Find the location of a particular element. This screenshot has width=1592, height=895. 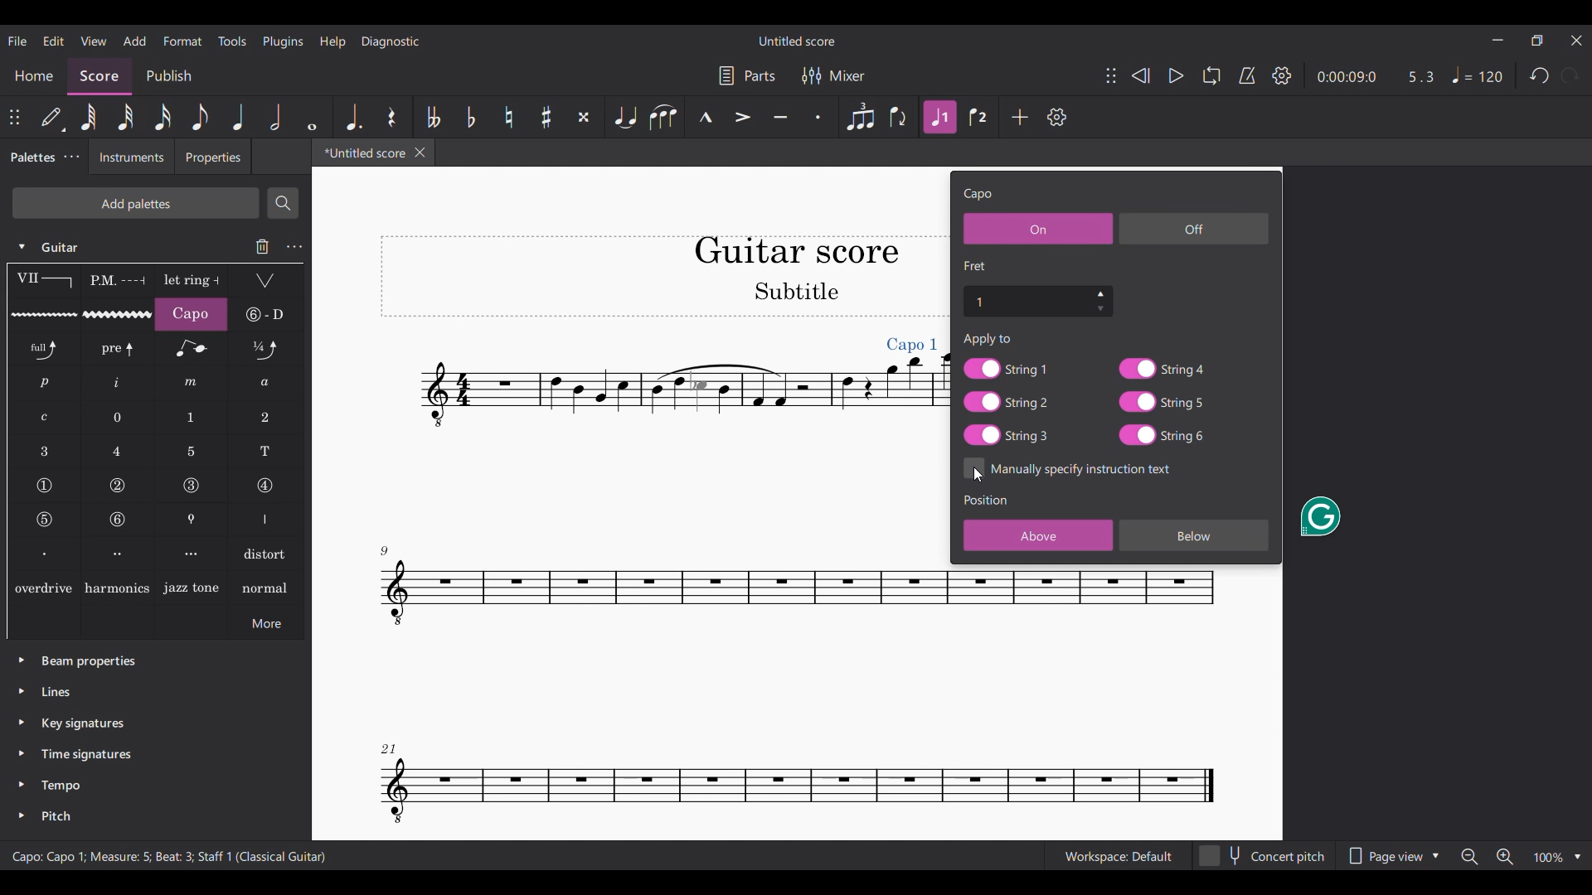

Click to collapse  is located at coordinates (22, 247).